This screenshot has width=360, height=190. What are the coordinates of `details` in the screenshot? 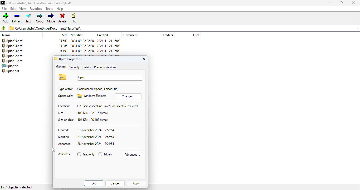 It's located at (87, 67).